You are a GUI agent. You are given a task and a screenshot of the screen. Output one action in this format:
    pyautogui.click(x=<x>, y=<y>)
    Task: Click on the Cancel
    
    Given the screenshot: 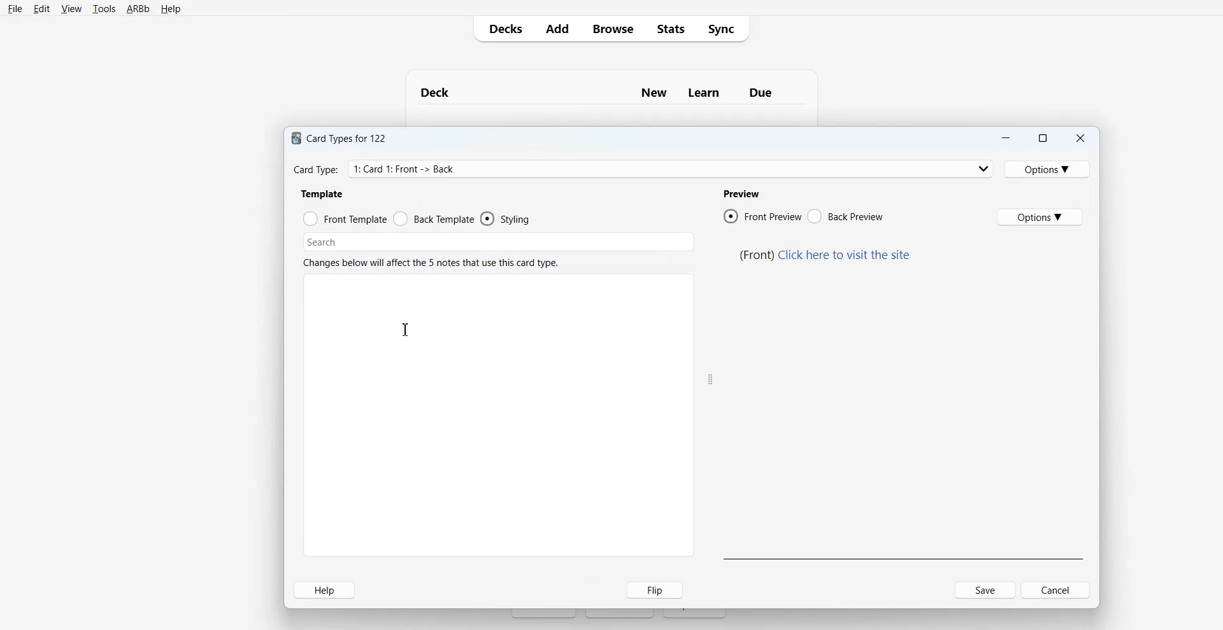 What is the action you would take?
    pyautogui.click(x=1033, y=590)
    